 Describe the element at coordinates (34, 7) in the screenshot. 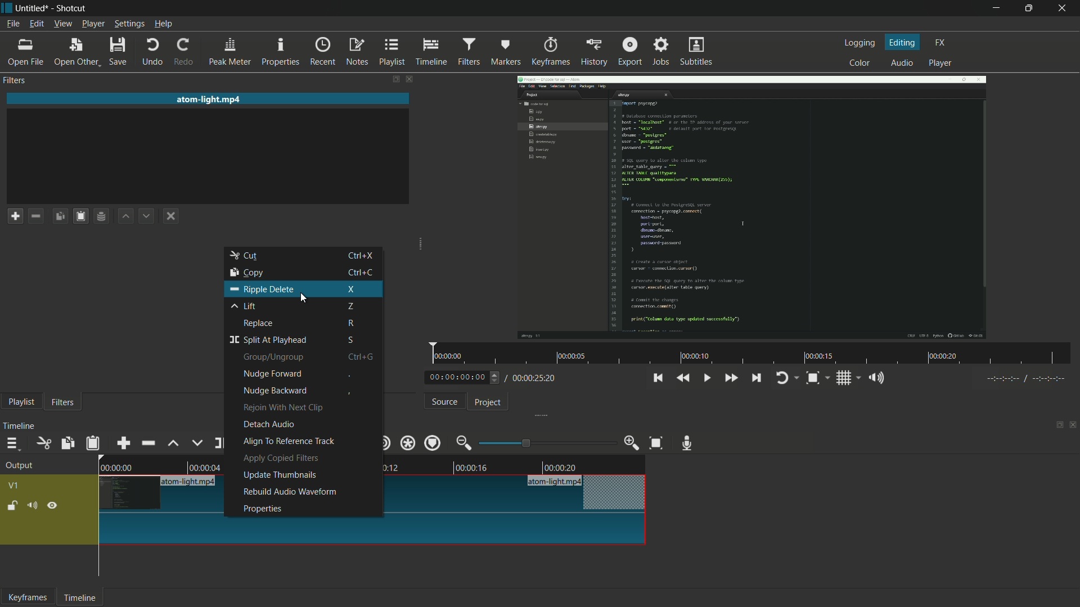

I see `Untitled` at that location.